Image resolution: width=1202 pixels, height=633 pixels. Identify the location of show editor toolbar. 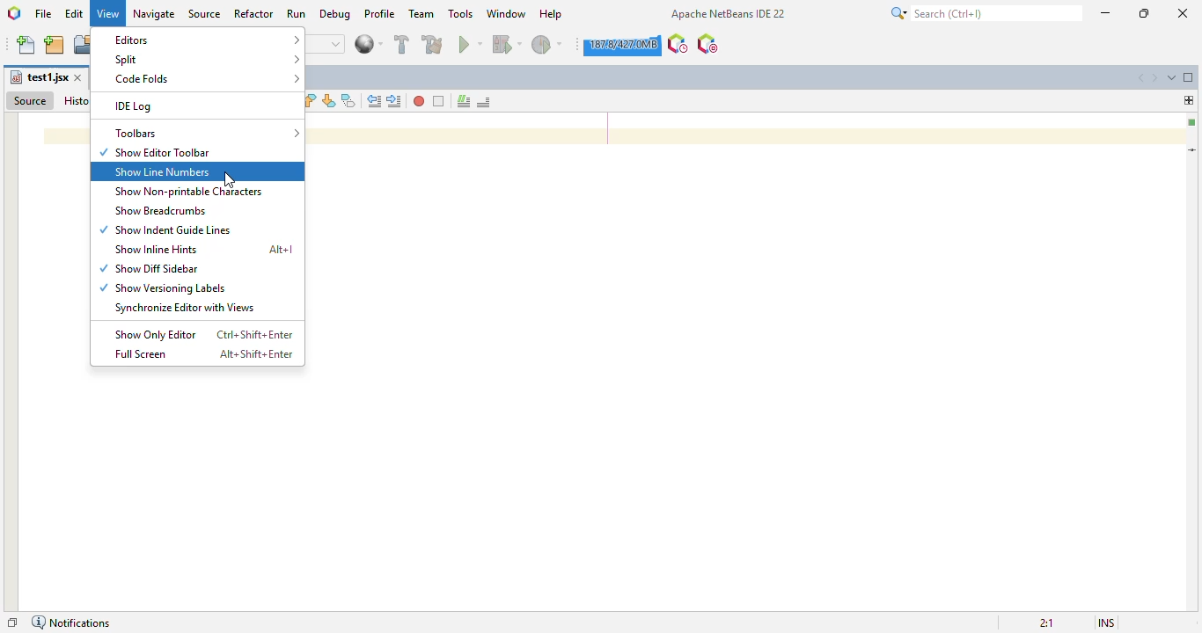
(156, 153).